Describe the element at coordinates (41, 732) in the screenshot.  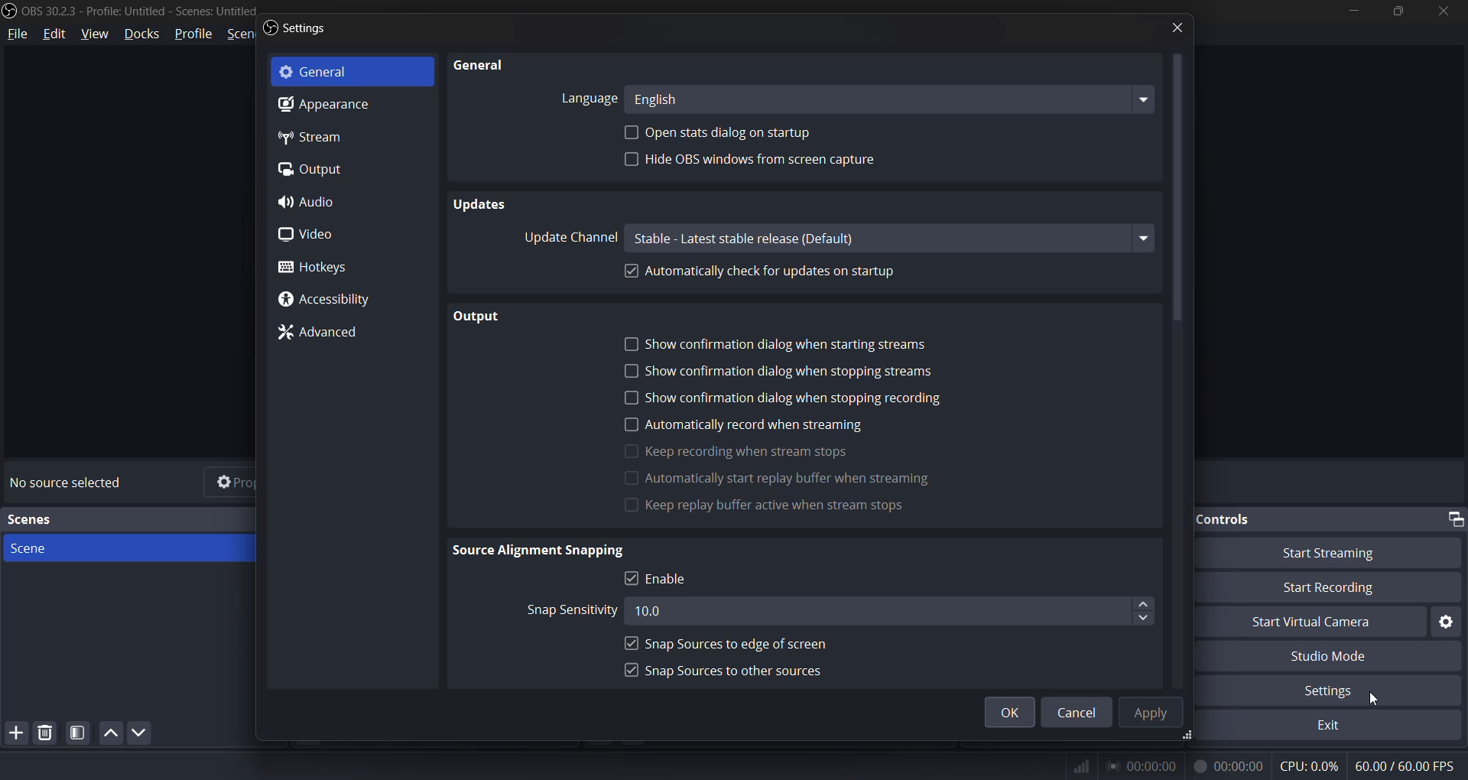
I see `delete source` at that location.